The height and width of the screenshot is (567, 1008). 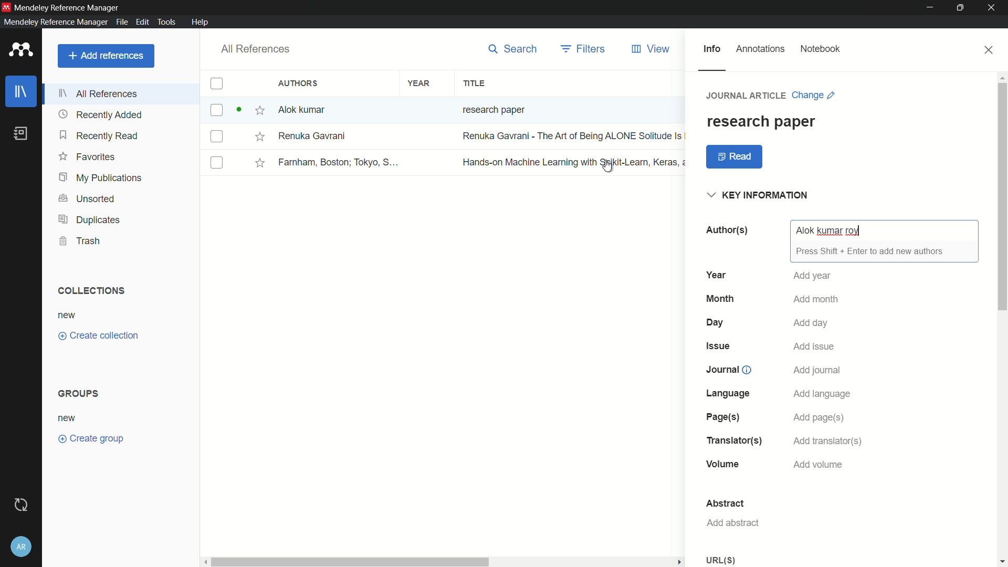 What do you see at coordinates (813, 276) in the screenshot?
I see `add year` at bounding box center [813, 276].